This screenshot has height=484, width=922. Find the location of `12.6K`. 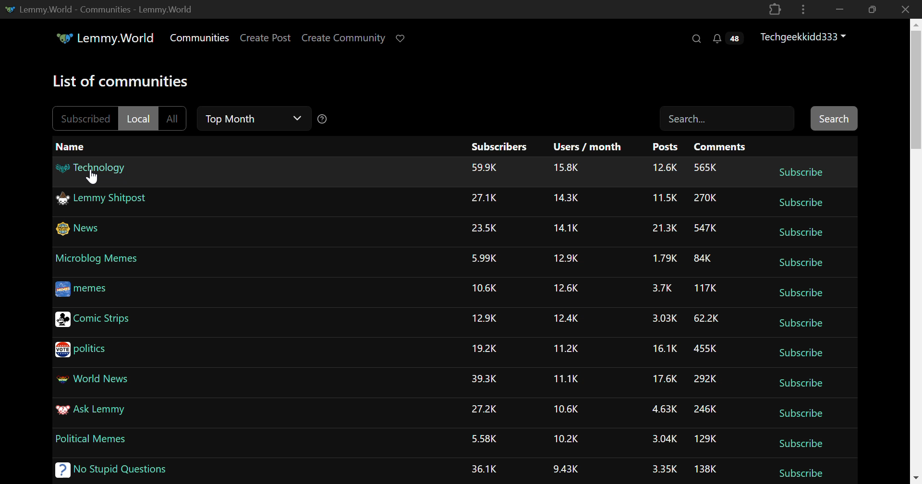

12.6K is located at coordinates (665, 168).